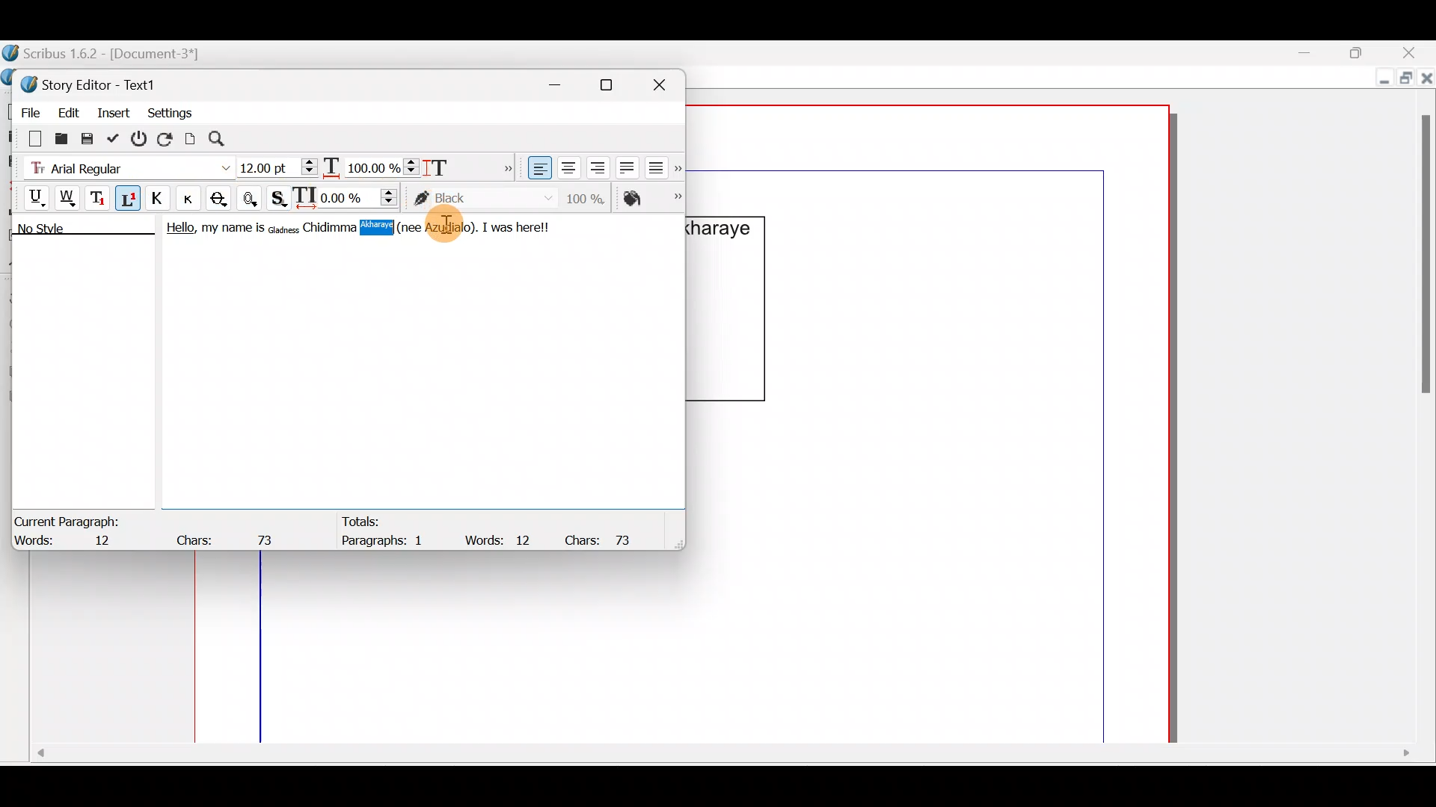 This screenshot has height=807, width=1436. What do you see at coordinates (1404, 80) in the screenshot?
I see `Maximize` at bounding box center [1404, 80].